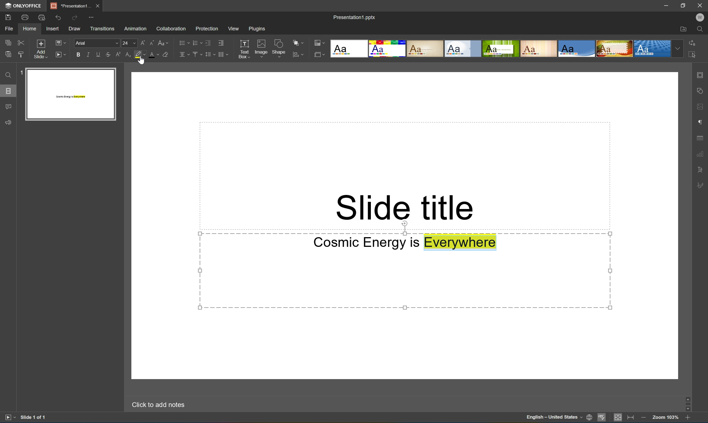 The image size is (708, 423). Describe the element at coordinates (108, 54) in the screenshot. I see `Strikethrough` at that location.